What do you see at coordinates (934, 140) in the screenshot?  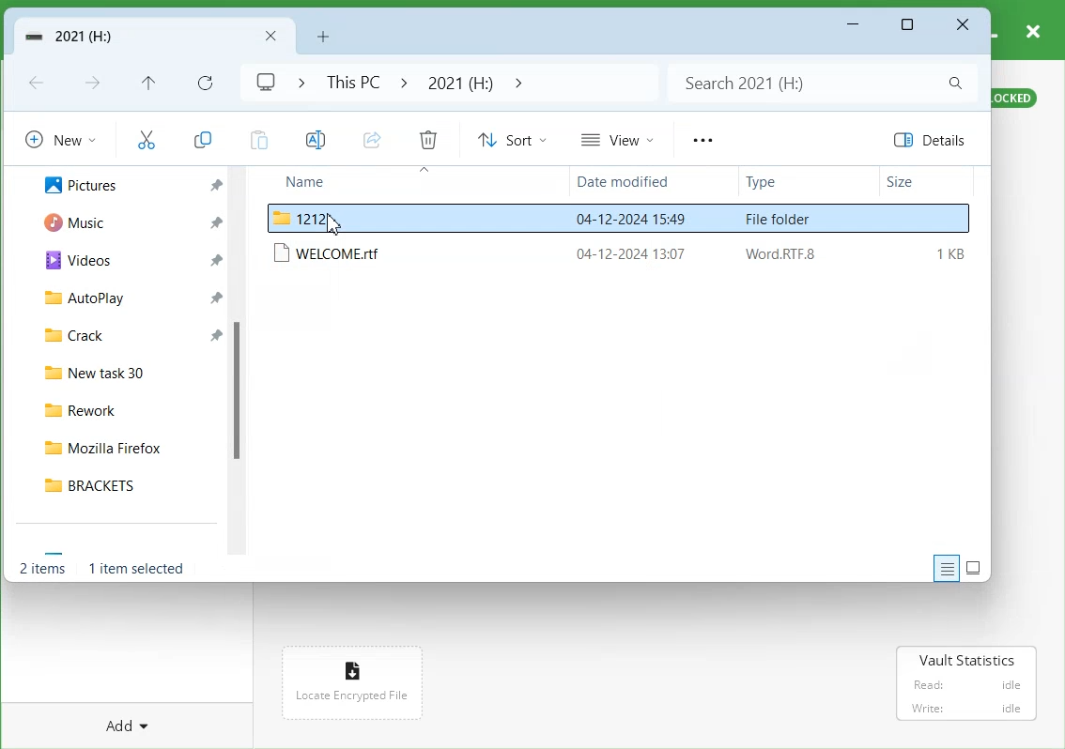 I see `Details` at bounding box center [934, 140].